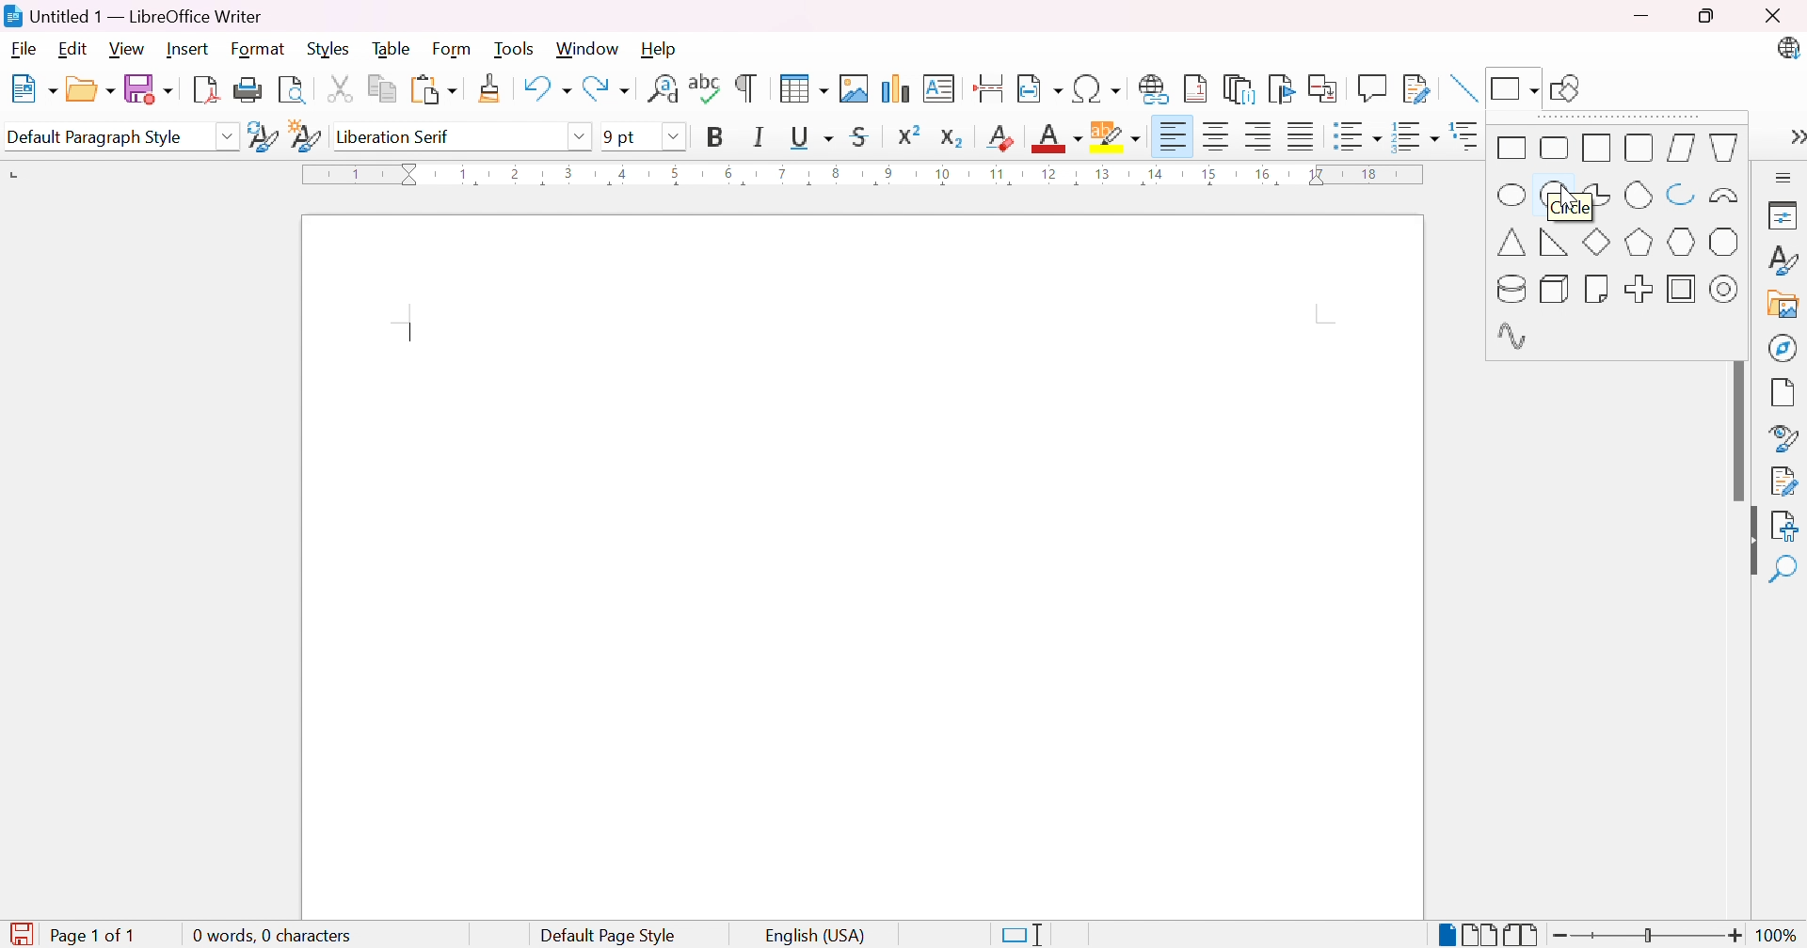  What do you see at coordinates (1680, 148) in the screenshot?
I see `Parallelogram` at bounding box center [1680, 148].